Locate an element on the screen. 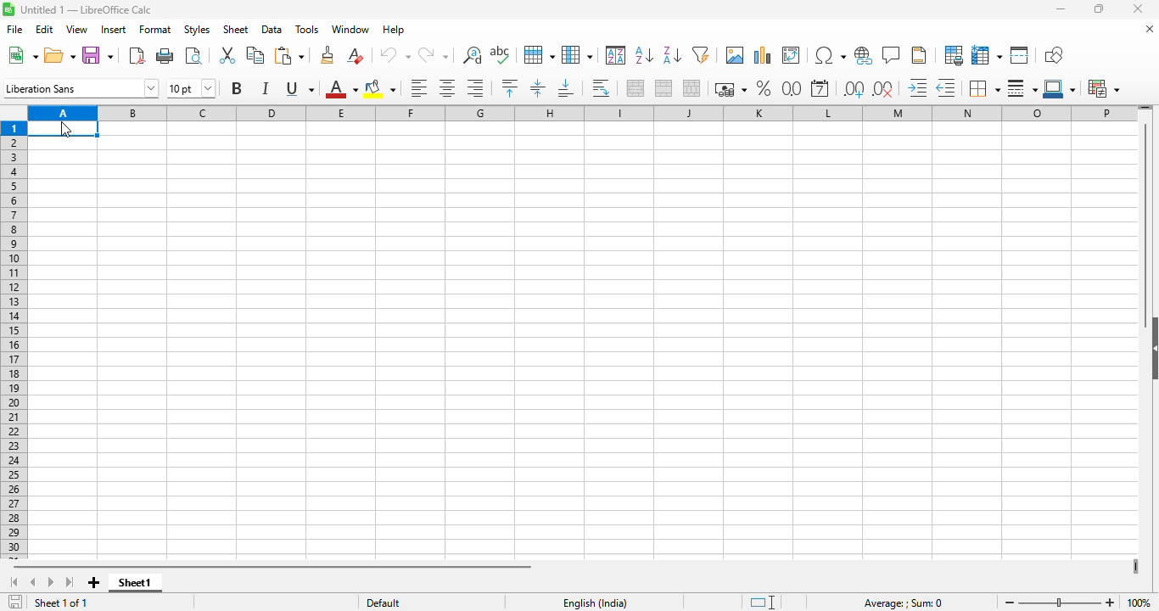  sheet1 is located at coordinates (136, 583).